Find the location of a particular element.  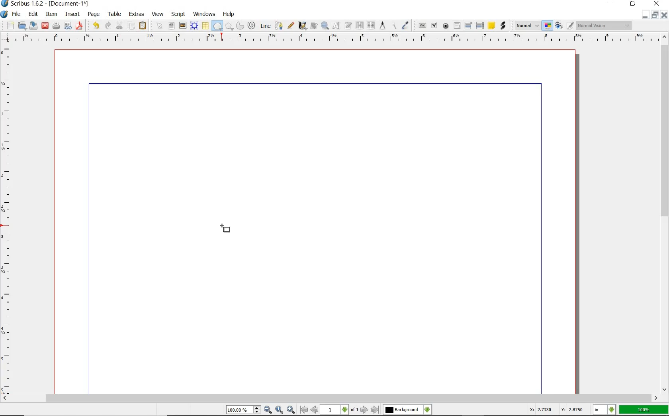

ITEM is located at coordinates (52, 14).